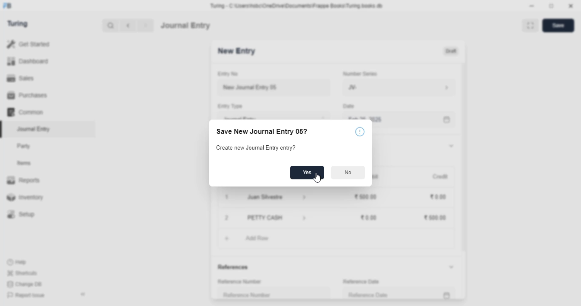 This screenshot has width=581, height=306. I want to click on reference number, so click(239, 281).